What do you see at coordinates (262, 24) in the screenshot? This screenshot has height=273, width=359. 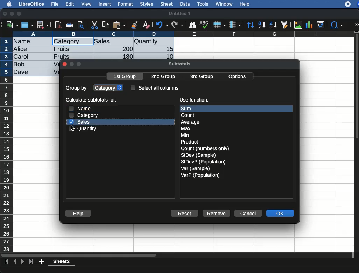 I see `ascending` at bounding box center [262, 24].